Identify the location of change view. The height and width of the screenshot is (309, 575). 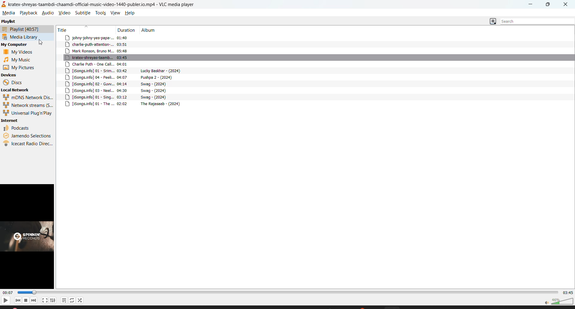
(492, 22).